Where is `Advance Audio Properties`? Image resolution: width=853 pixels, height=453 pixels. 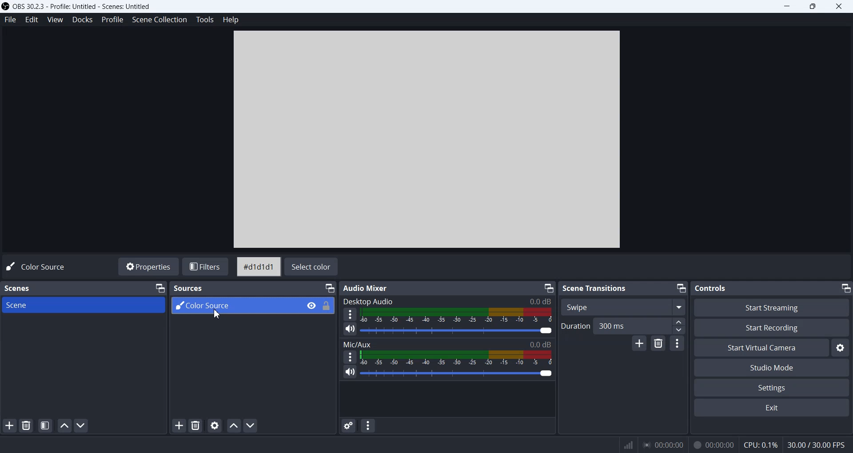
Advance Audio Properties is located at coordinates (348, 425).